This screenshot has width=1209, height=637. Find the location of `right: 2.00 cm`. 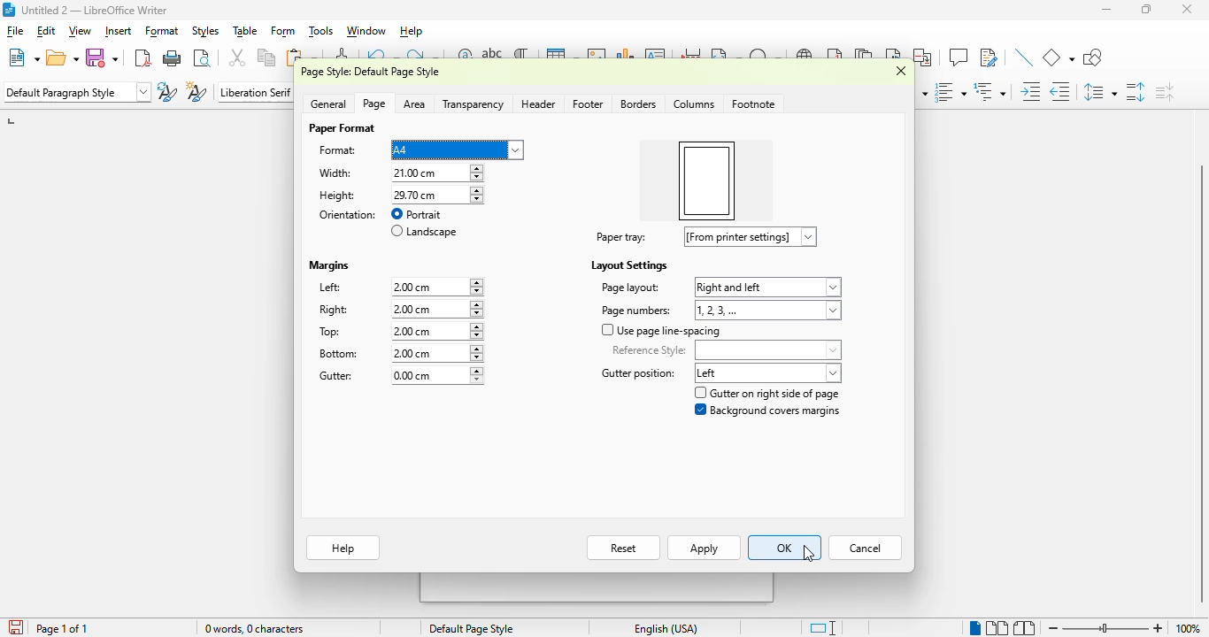

right: 2.00 cm is located at coordinates (397, 310).